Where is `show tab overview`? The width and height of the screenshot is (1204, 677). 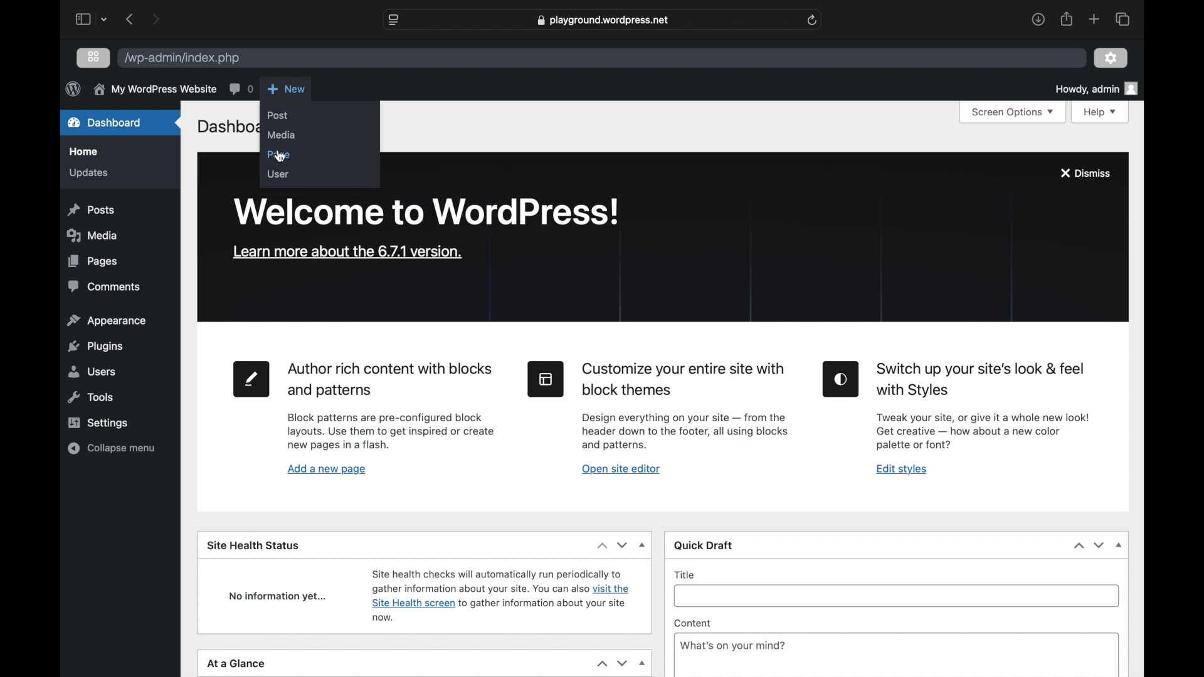
show tab overview is located at coordinates (1122, 19).